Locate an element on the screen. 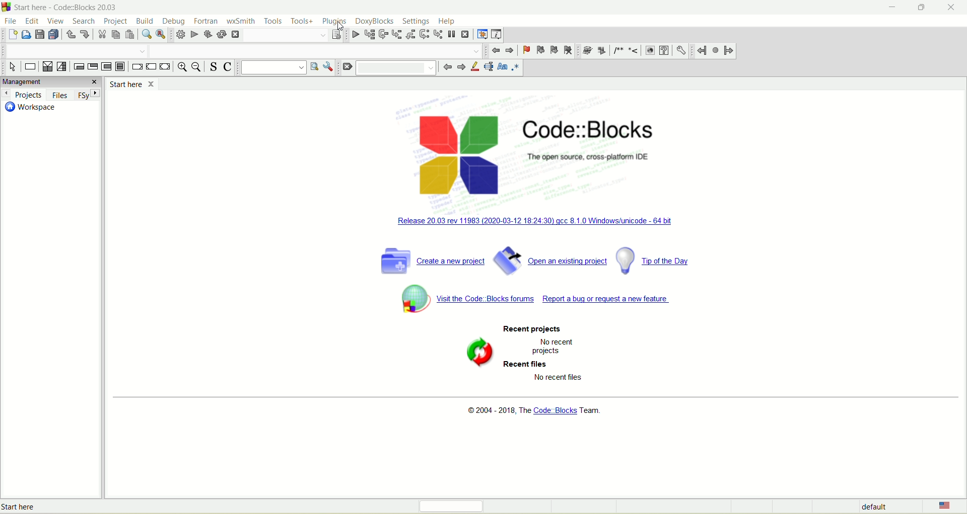 The width and height of the screenshot is (967, 514). selection is located at coordinates (61, 66).